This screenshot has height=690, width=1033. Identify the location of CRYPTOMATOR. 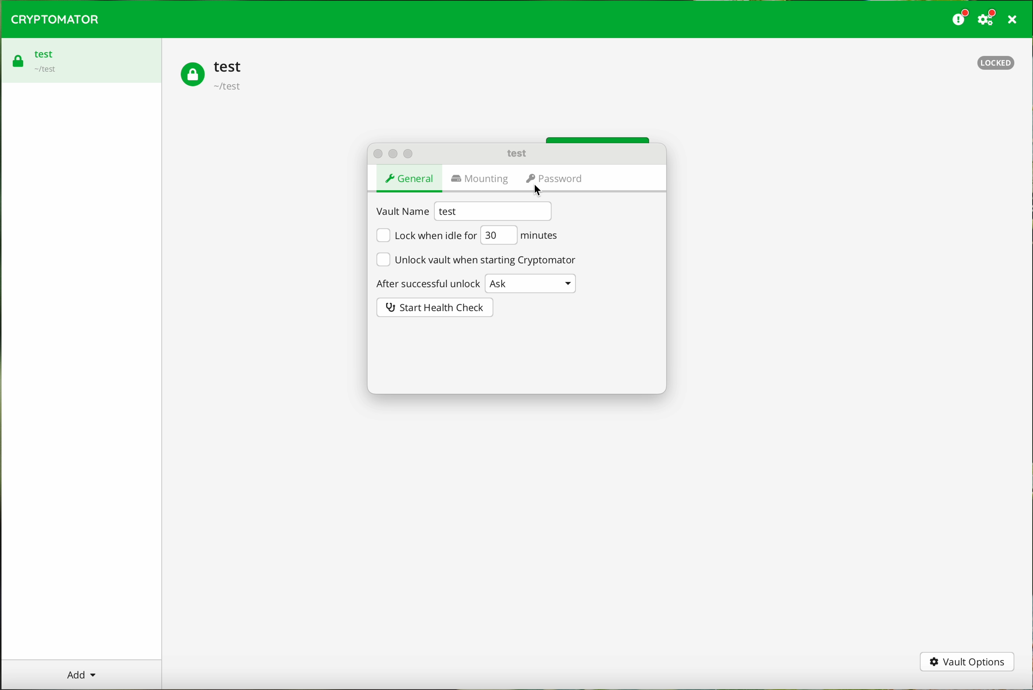
(56, 19).